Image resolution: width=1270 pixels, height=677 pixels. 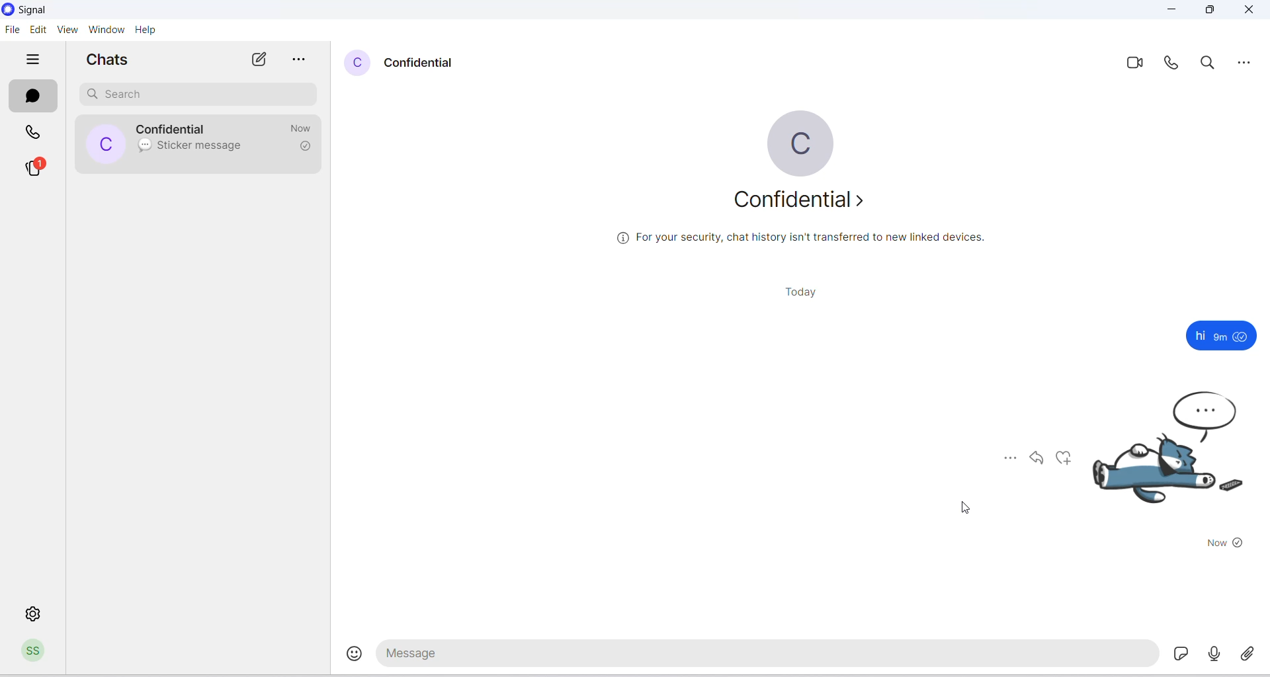 I want to click on message text area, so click(x=769, y=656).